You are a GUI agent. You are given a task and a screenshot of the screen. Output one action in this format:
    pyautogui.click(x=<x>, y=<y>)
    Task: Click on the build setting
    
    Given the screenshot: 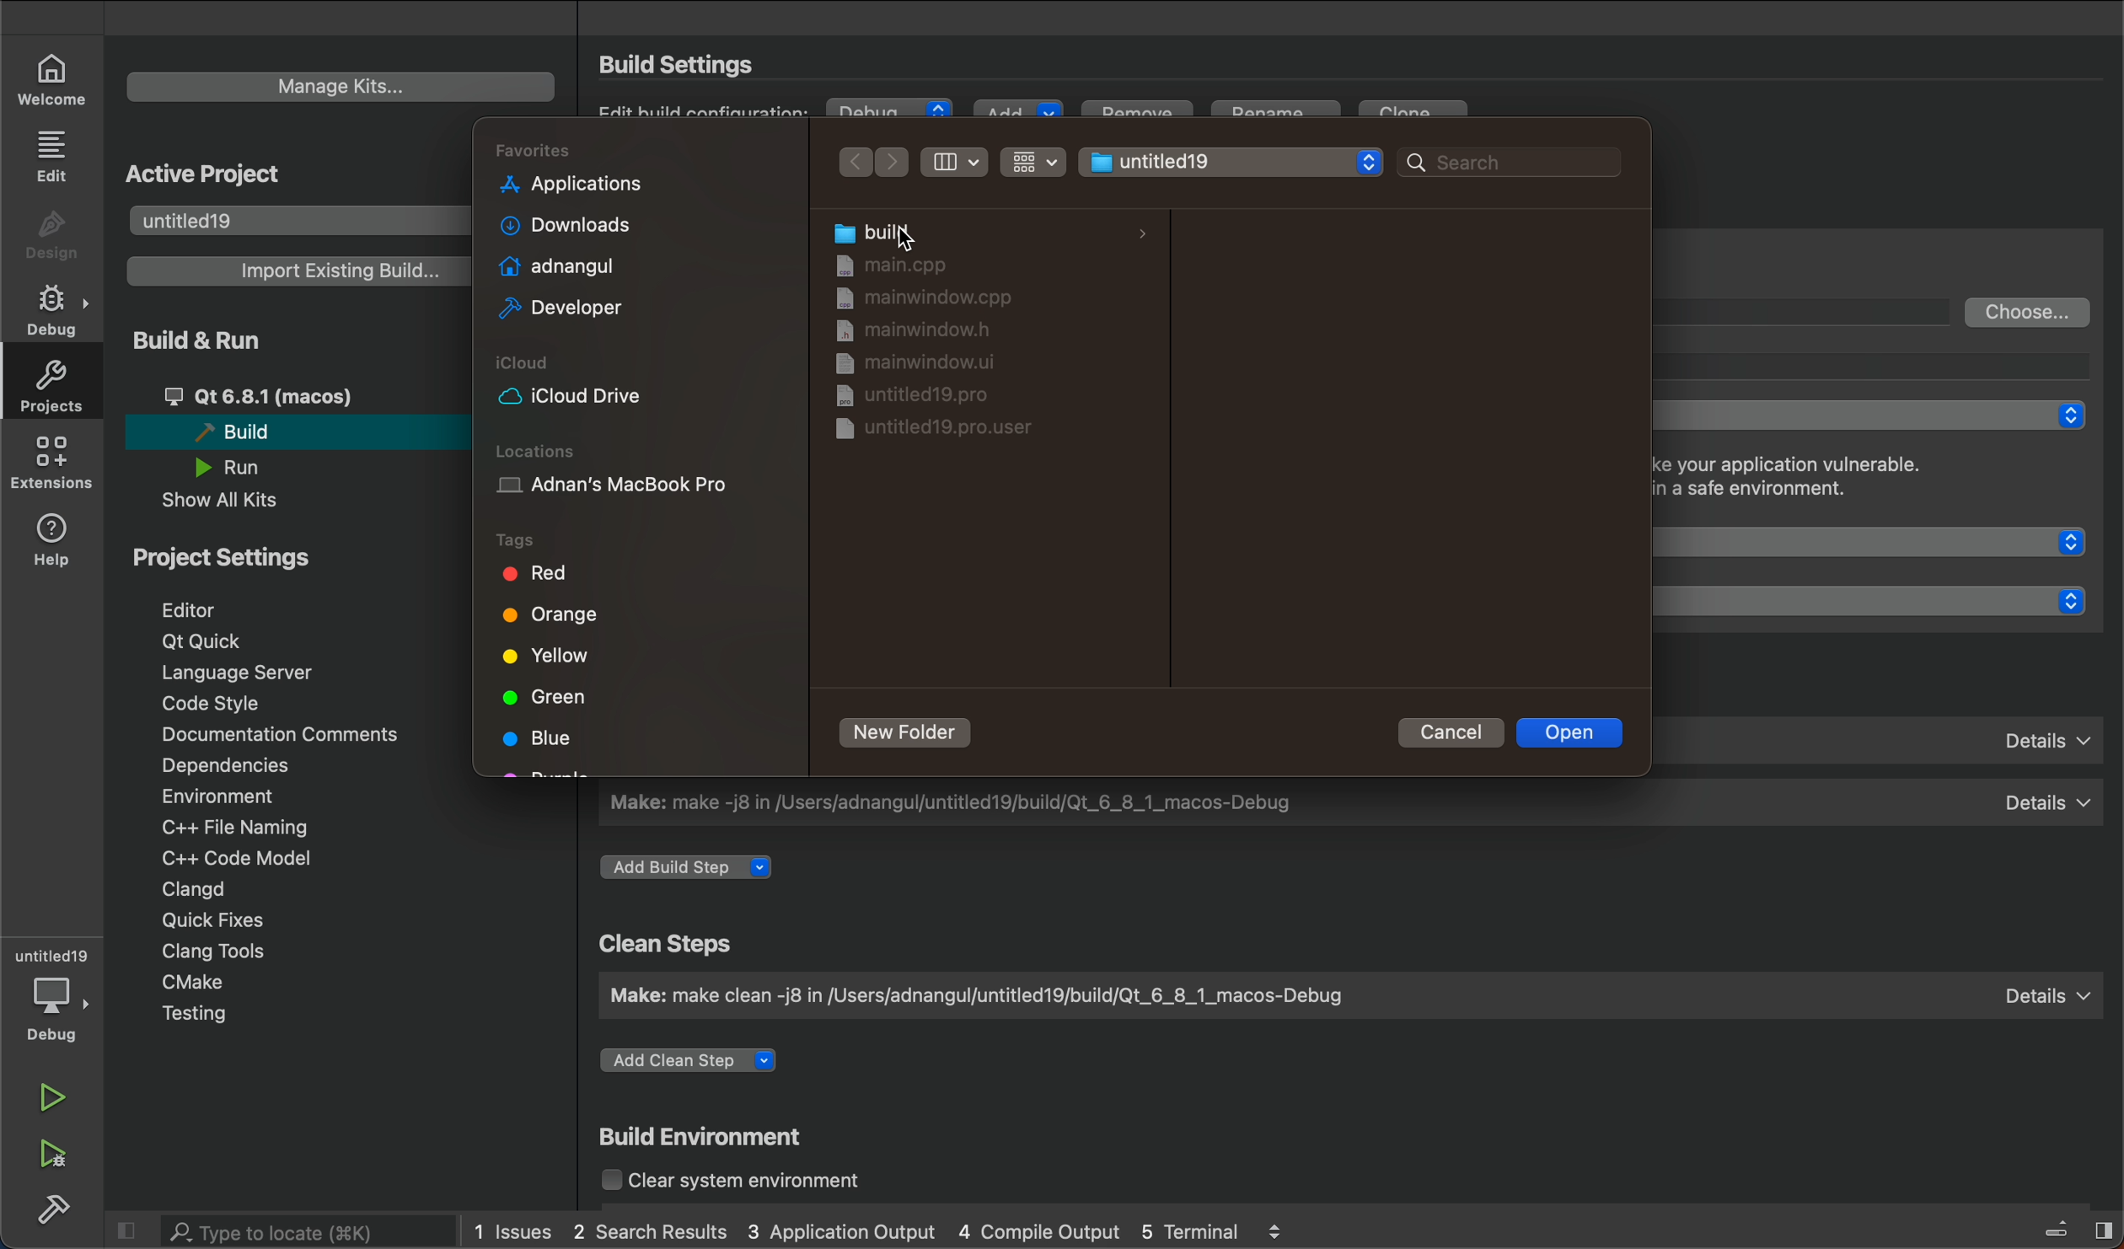 What is the action you would take?
    pyautogui.click(x=684, y=64)
    